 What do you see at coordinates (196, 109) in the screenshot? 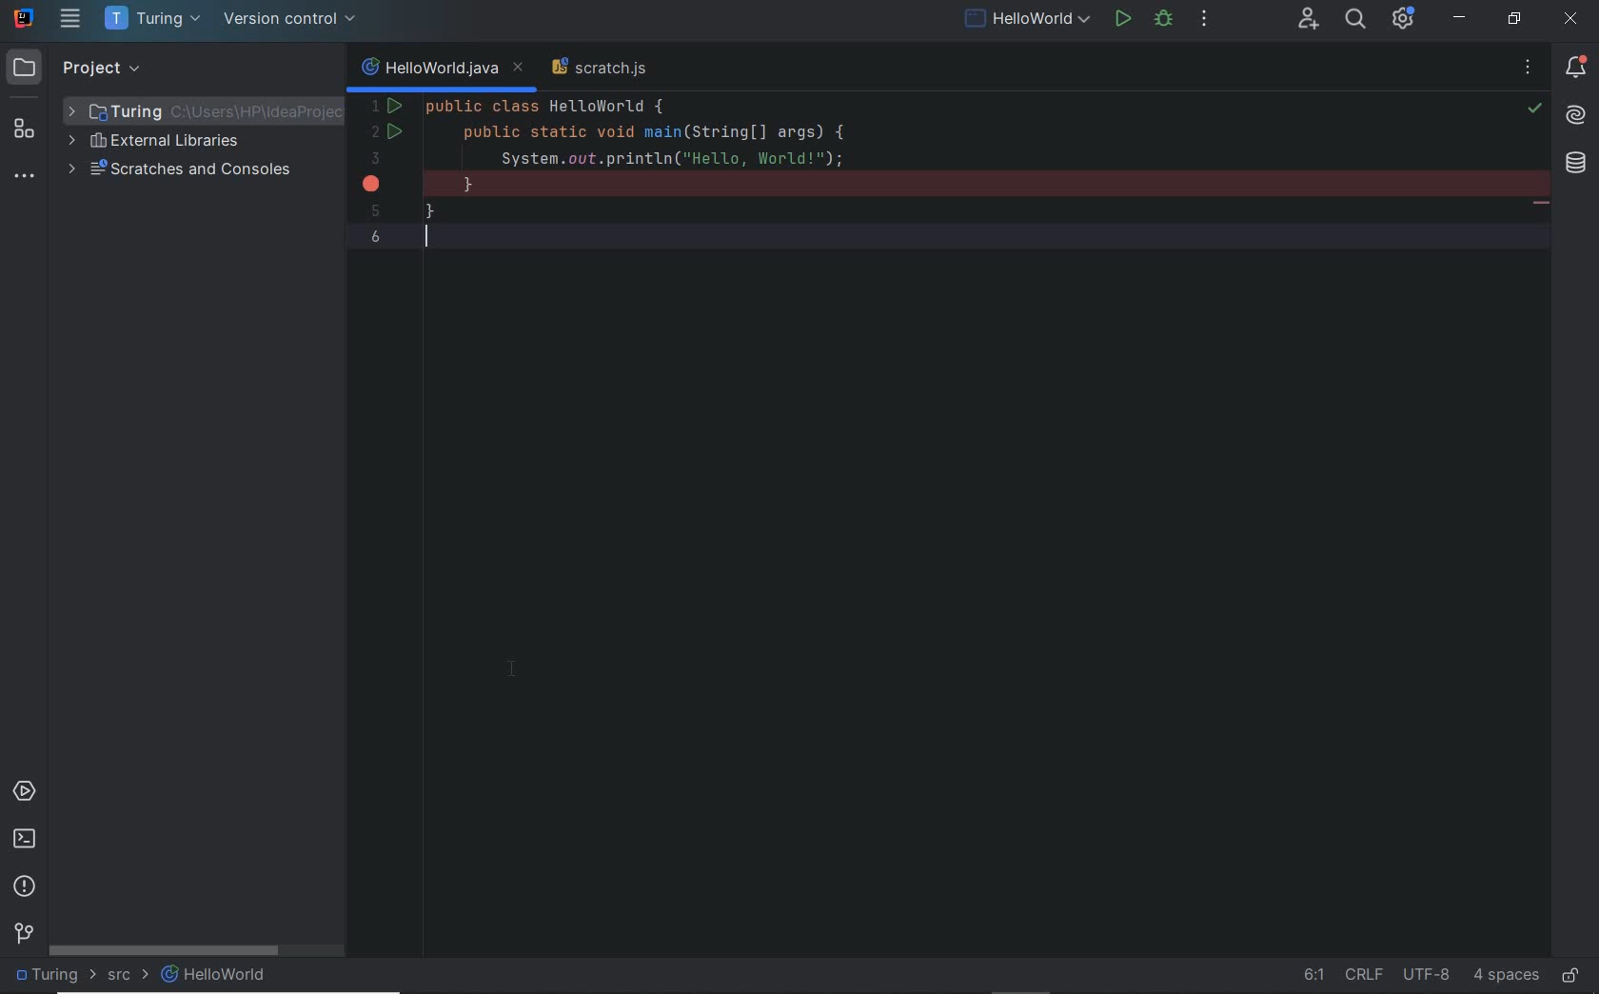
I see `project folder` at bounding box center [196, 109].